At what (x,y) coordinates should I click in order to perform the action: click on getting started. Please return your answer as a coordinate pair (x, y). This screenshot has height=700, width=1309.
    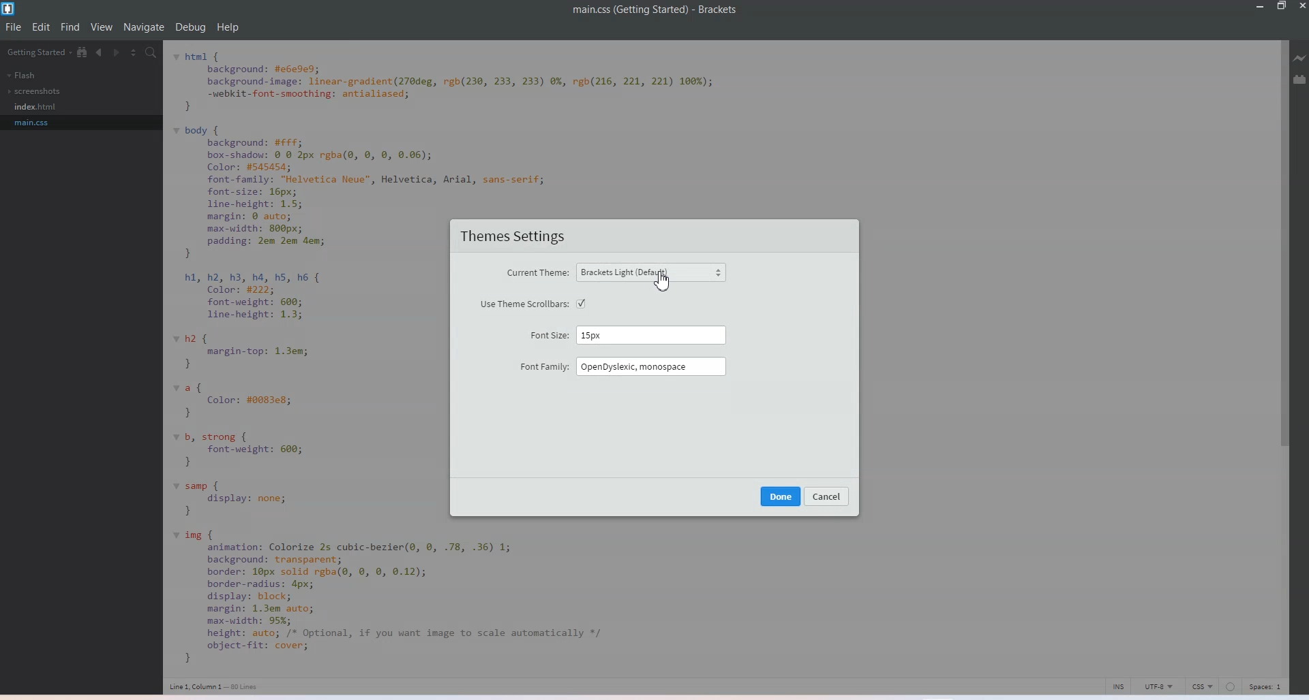
    Looking at the image, I should click on (37, 52).